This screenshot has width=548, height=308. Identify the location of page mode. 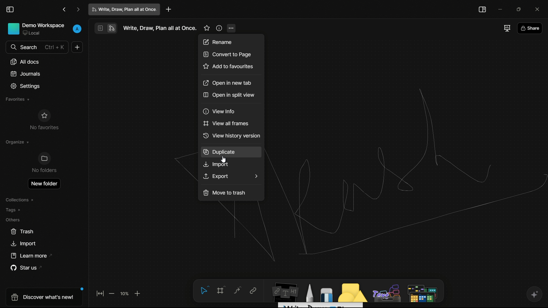
(100, 28).